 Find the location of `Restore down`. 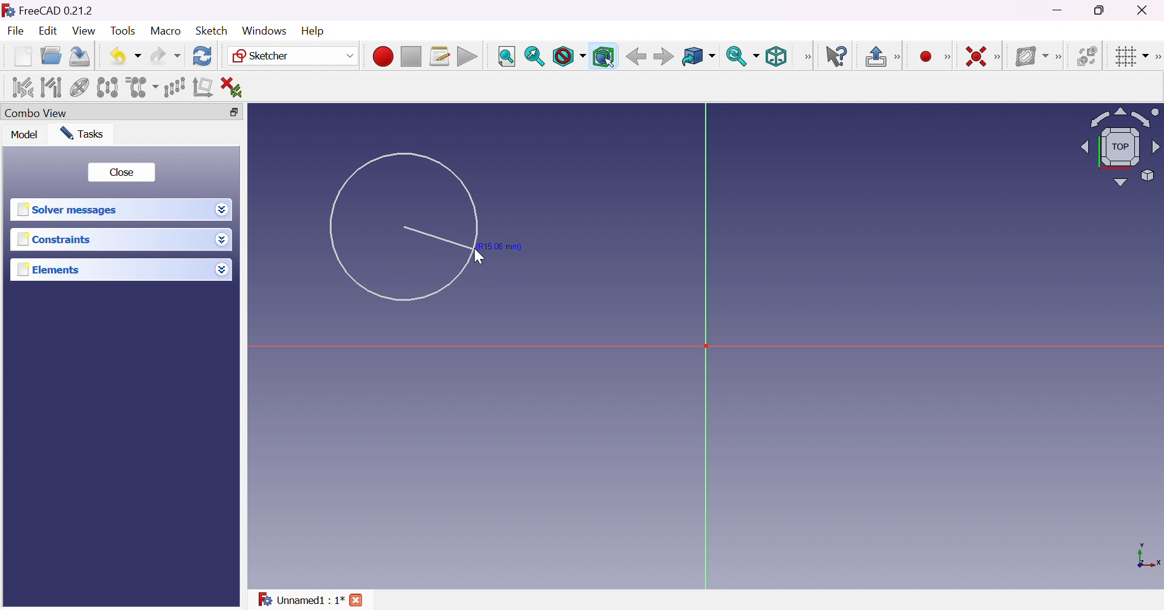

Restore down is located at coordinates (1101, 10).